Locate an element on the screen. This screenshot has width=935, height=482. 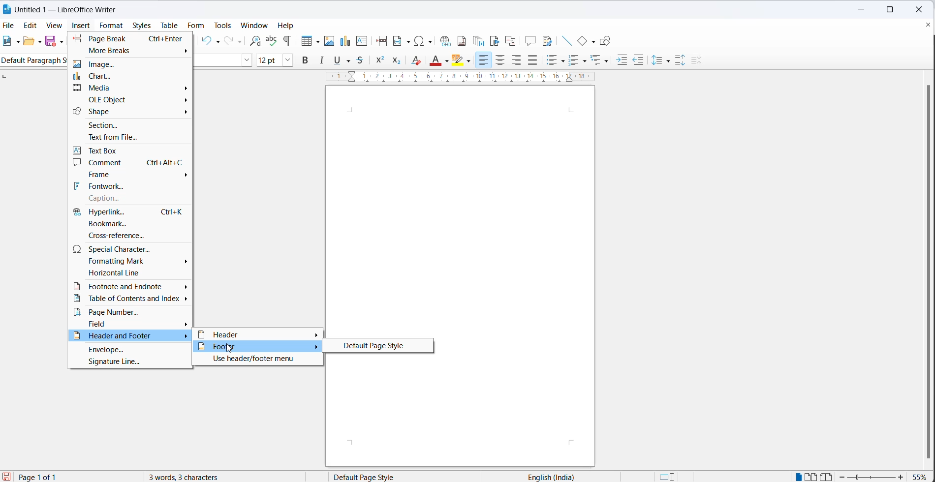
cross-reference is located at coordinates (129, 237).